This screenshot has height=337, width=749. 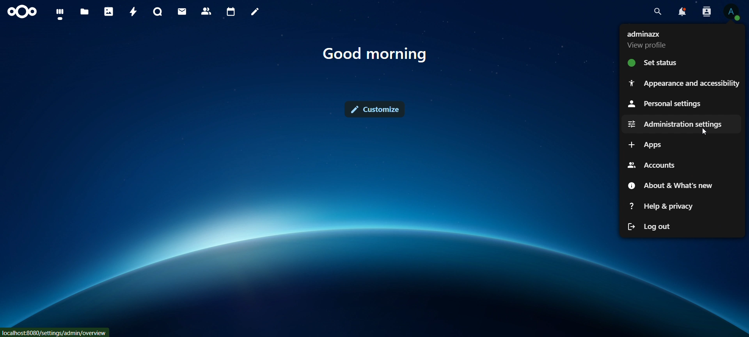 I want to click on icon, so click(x=23, y=12).